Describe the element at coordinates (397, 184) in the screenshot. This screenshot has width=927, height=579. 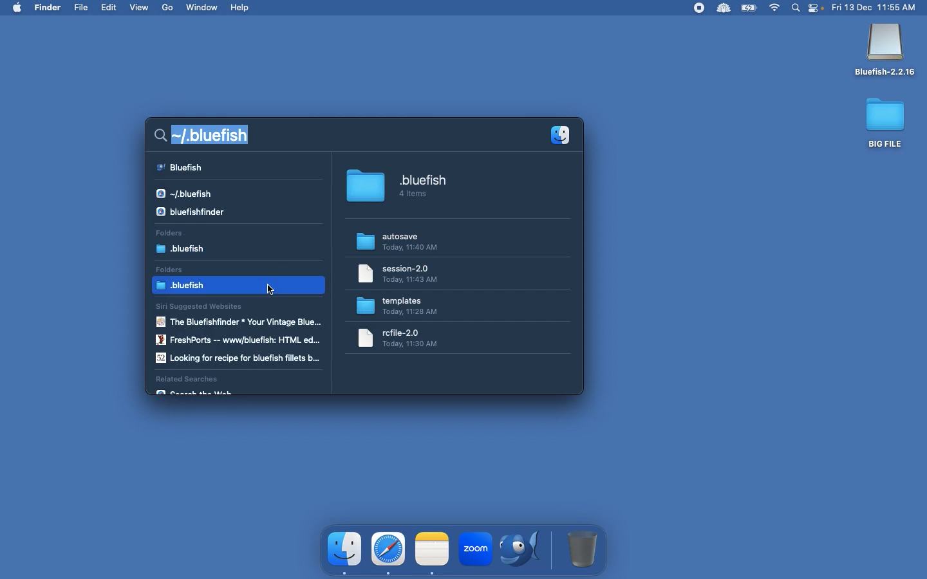
I see `.bluefish` at that location.